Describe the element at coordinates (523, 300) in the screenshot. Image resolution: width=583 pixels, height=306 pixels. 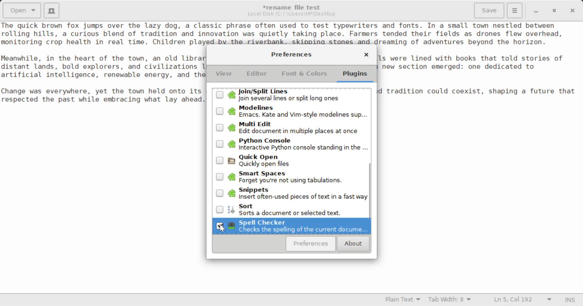
I see `Line & Character Count` at that location.